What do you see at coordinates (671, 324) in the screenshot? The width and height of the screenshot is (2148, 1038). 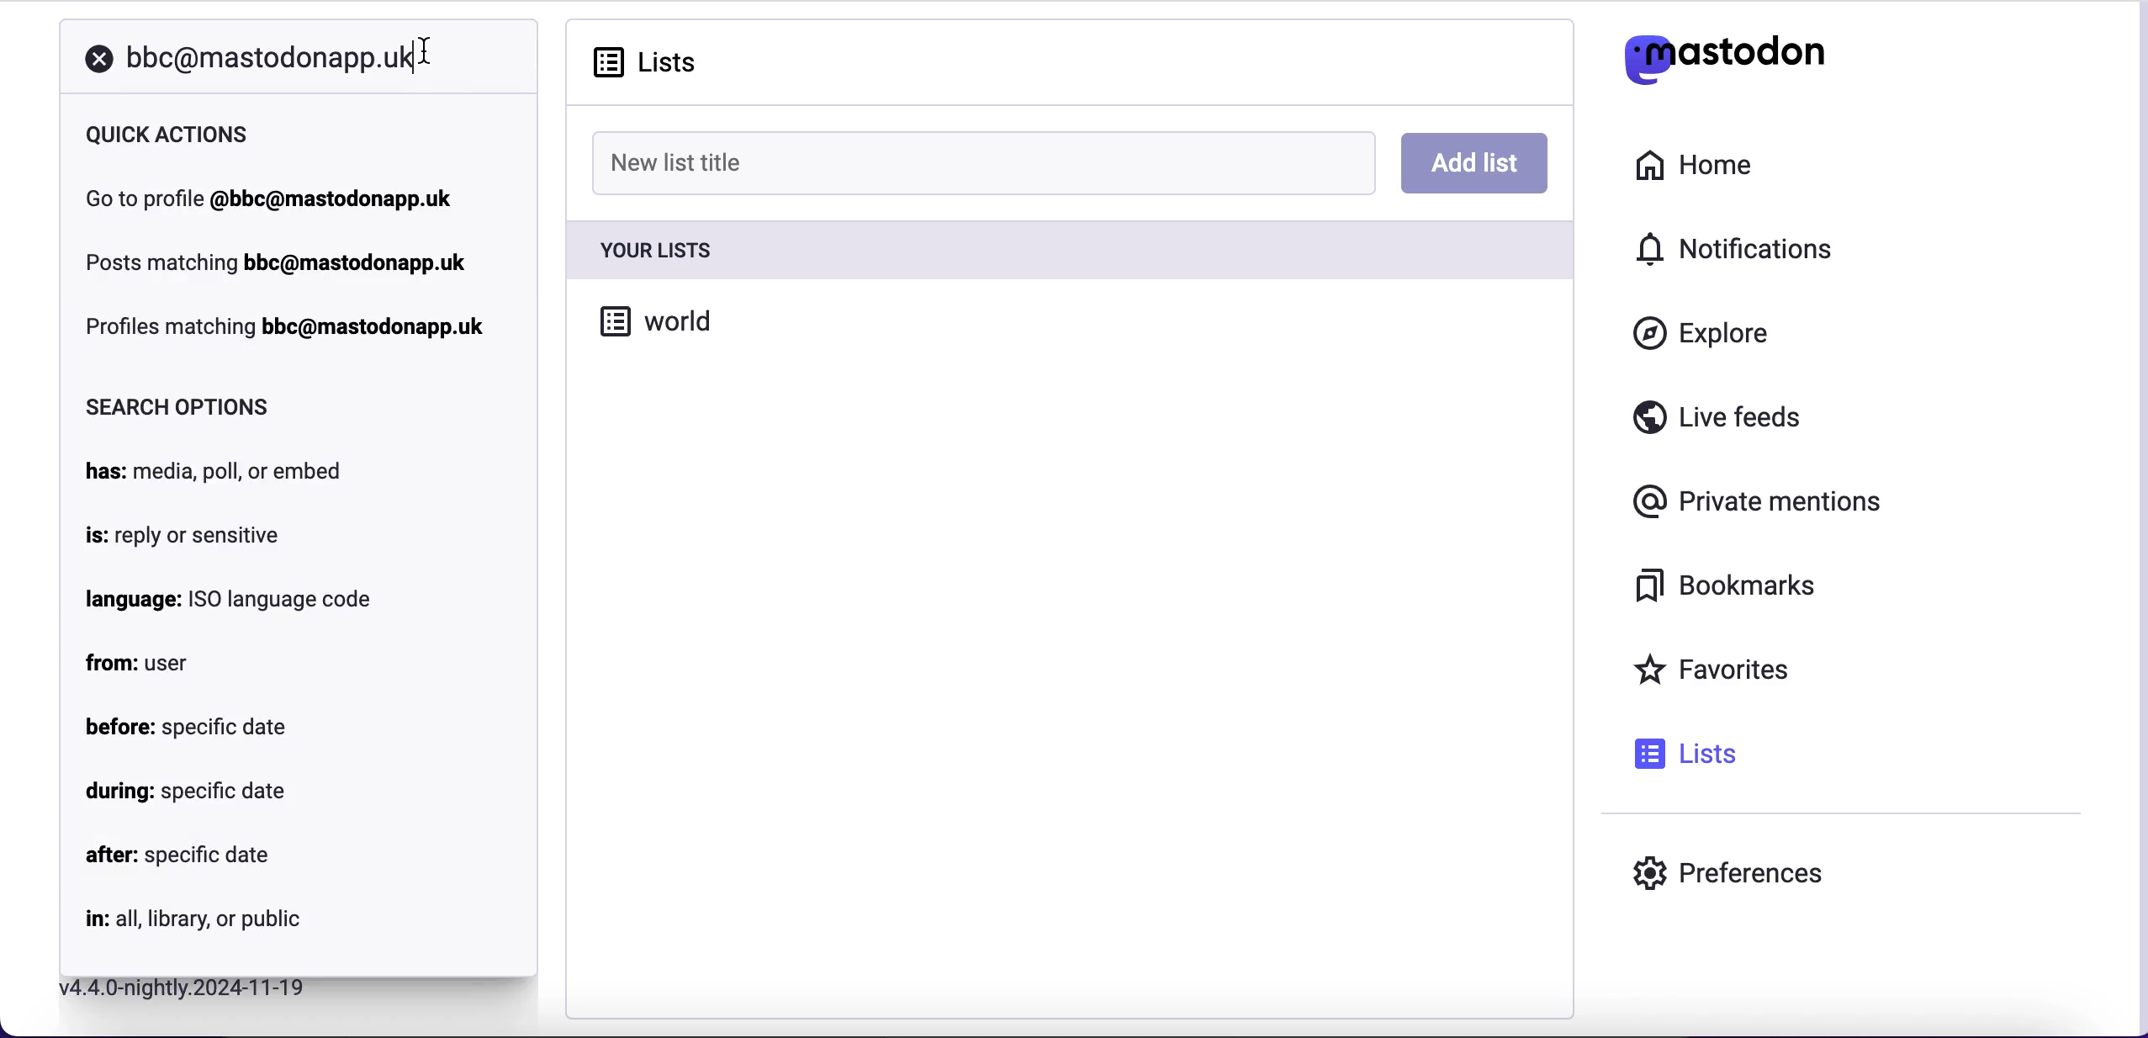 I see `world` at bounding box center [671, 324].